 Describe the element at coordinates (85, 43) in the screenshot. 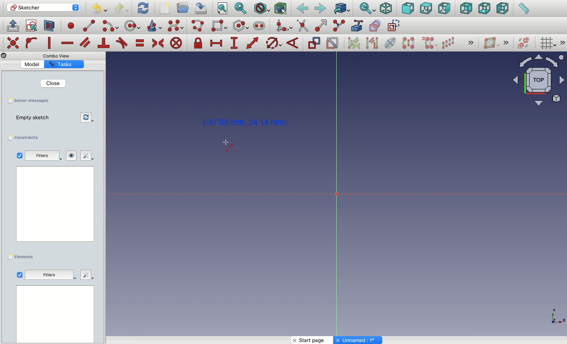

I see `Constrain parallel` at that location.